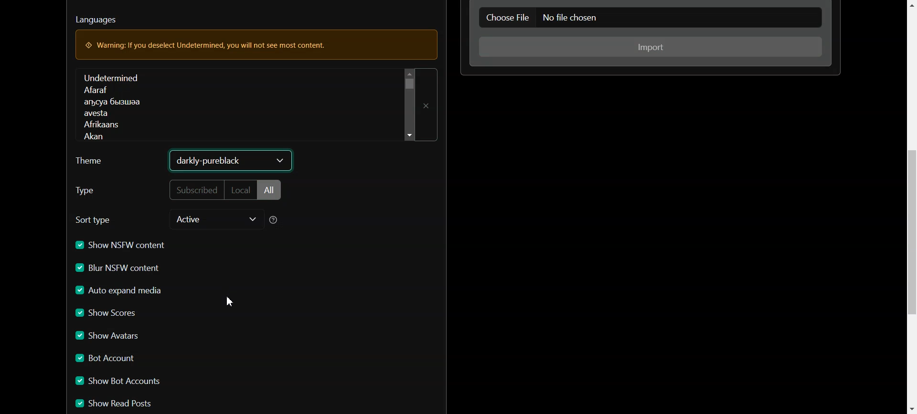  I want to click on Theme , so click(95, 163).